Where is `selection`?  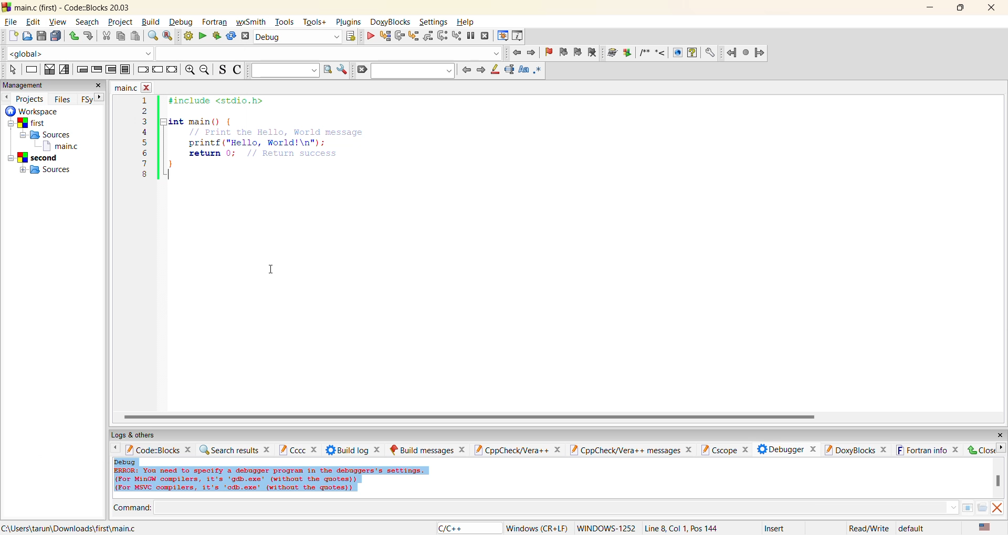
selection is located at coordinates (65, 70).